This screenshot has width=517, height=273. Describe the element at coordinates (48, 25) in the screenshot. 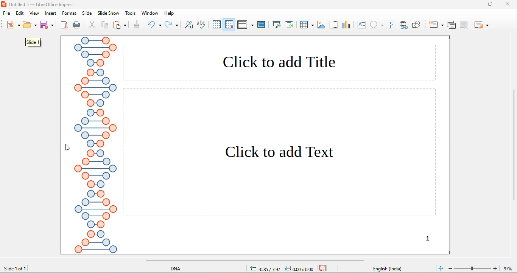

I see `save` at that location.